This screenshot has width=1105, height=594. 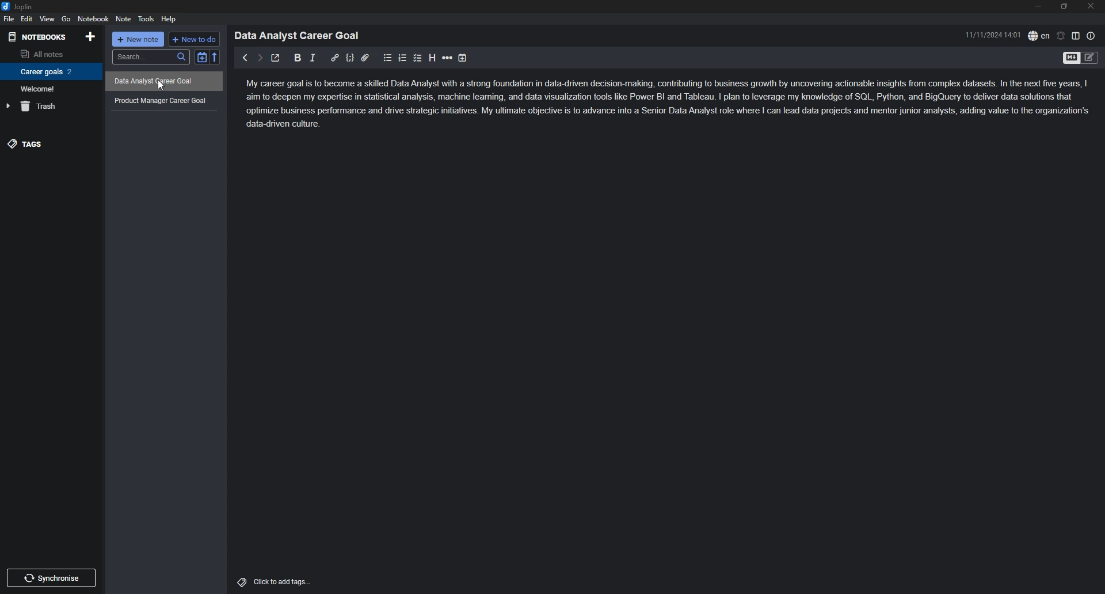 I want to click on Cursor, so click(x=161, y=86).